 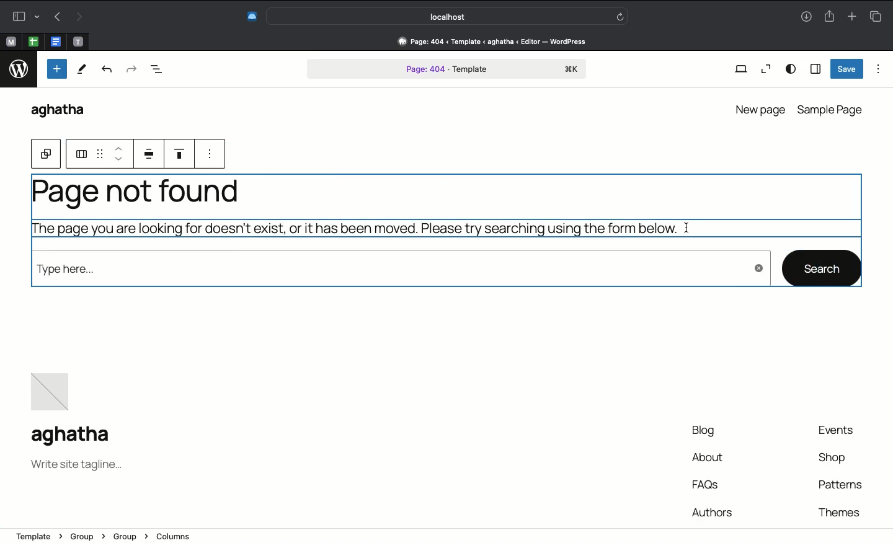 What do you see at coordinates (78, 17) in the screenshot?
I see `Redo` at bounding box center [78, 17].